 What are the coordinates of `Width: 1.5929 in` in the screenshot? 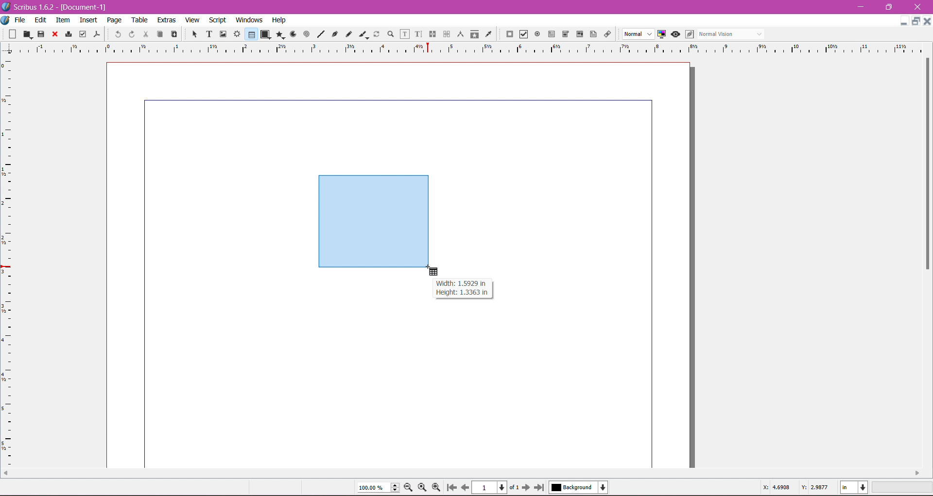 It's located at (461, 283).